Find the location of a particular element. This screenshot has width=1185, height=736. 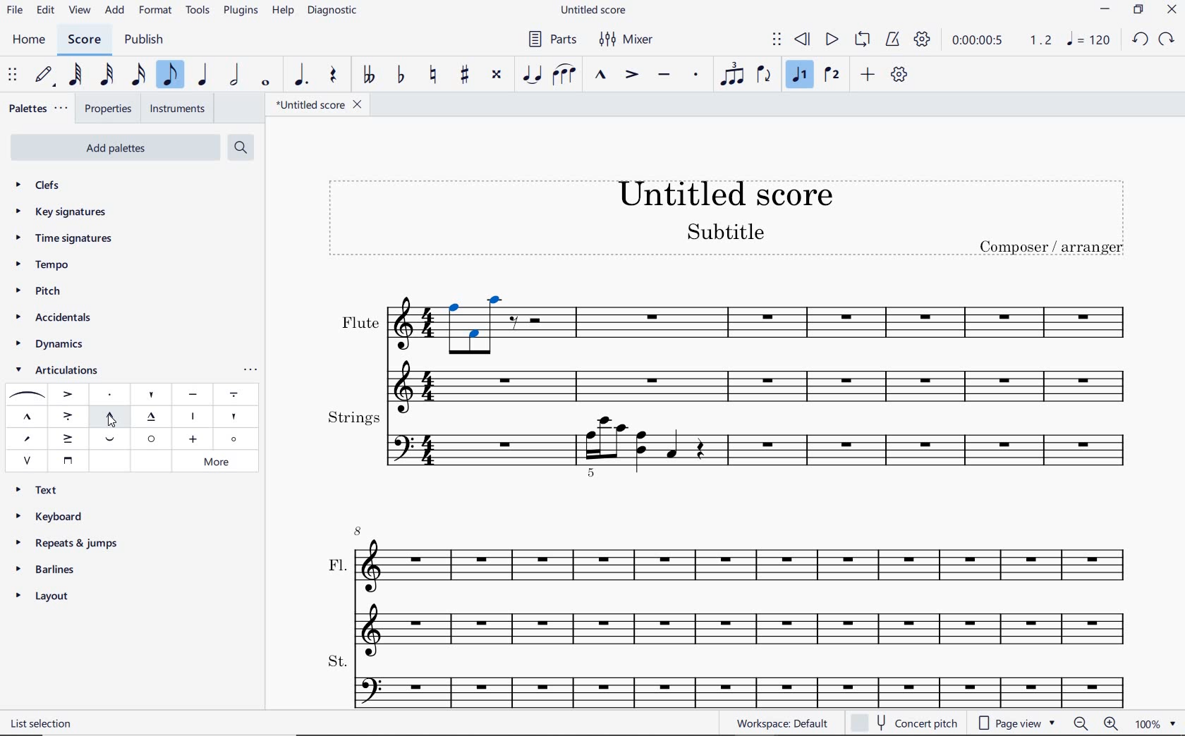

MARCATO-STACCATO ABOVE is located at coordinates (110, 415).